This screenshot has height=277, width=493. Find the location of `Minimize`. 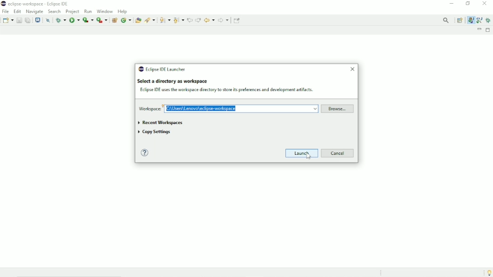

Minimize is located at coordinates (451, 4).